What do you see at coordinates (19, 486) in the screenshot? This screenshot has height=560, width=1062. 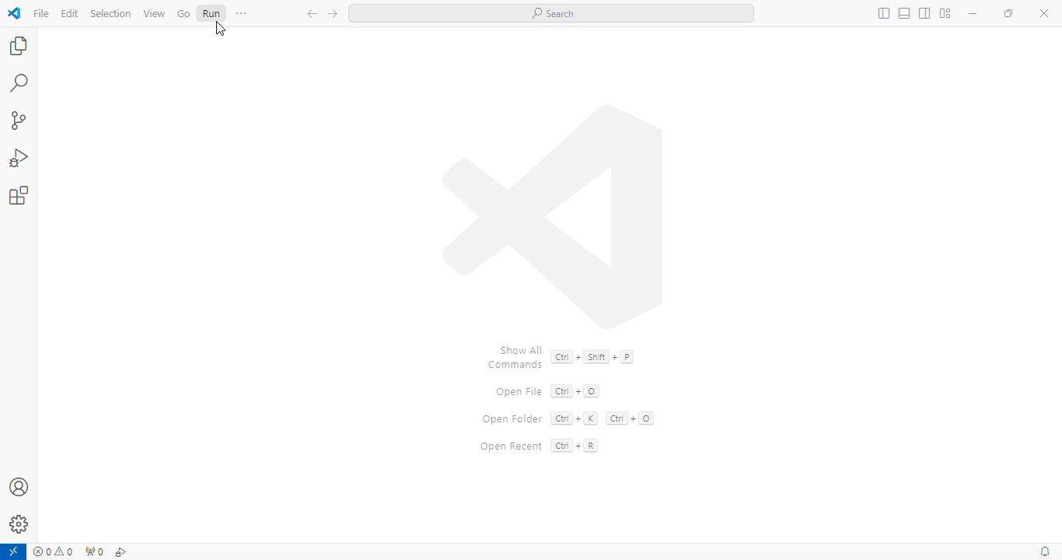 I see `accounts` at bounding box center [19, 486].